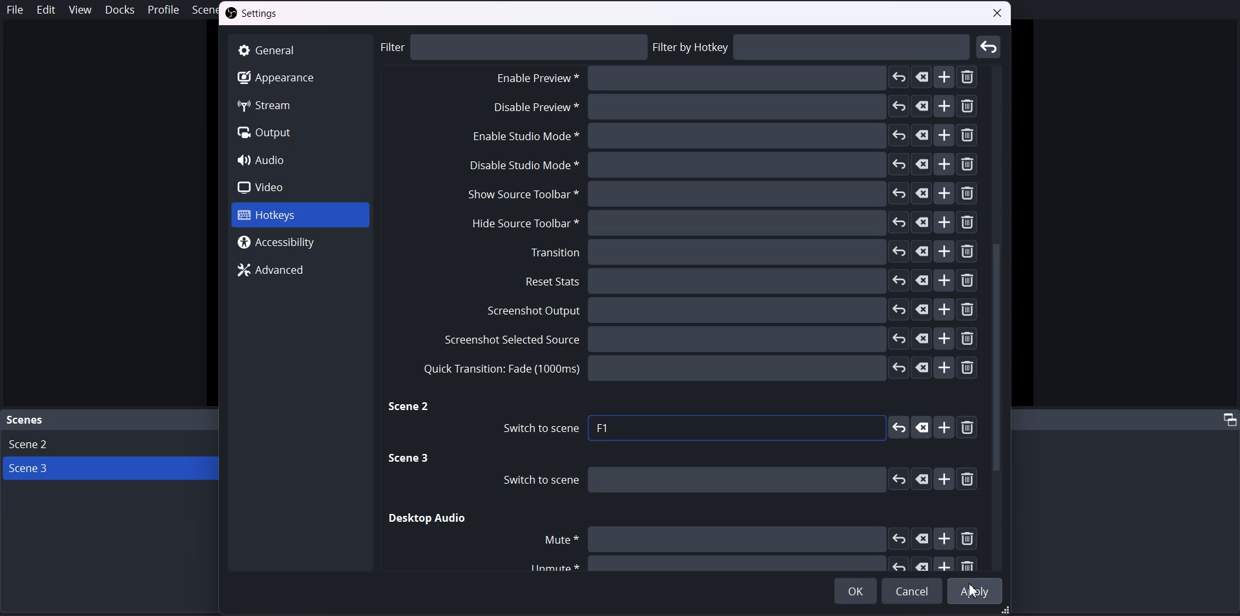  I want to click on Vertical scroll bar, so click(999, 316).